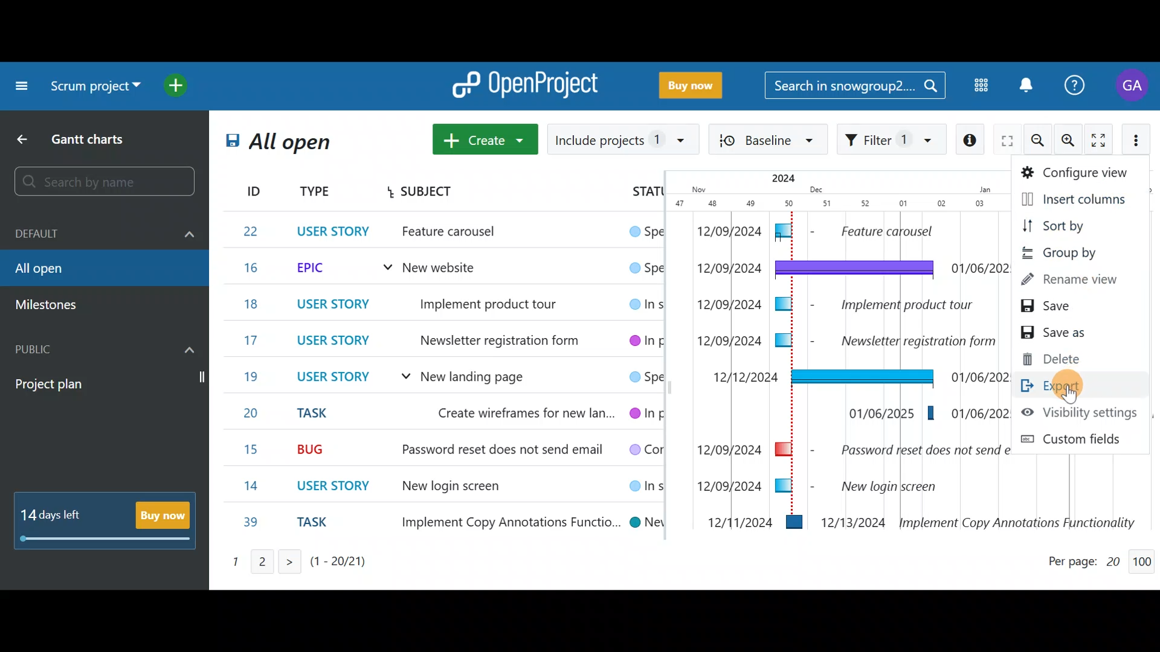 The image size is (1160, 652). What do you see at coordinates (1077, 171) in the screenshot?
I see `Configure view` at bounding box center [1077, 171].